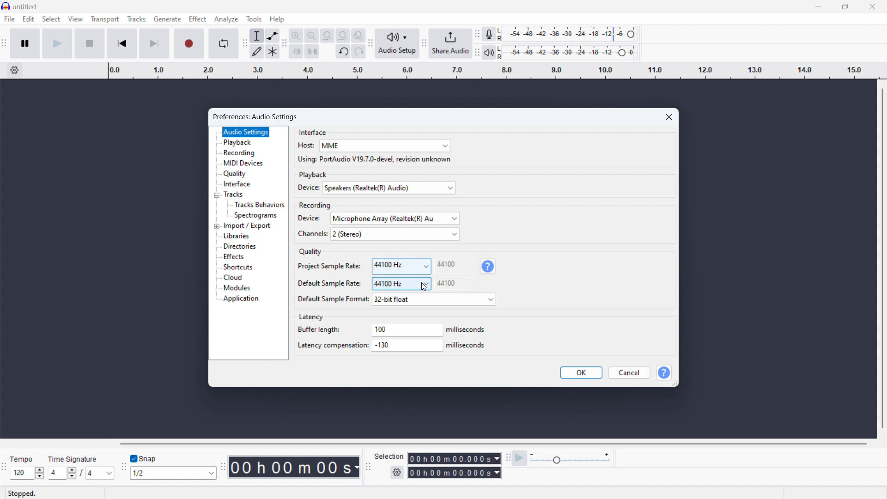  What do you see at coordinates (358, 51) in the screenshot?
I see `redo` at bounding box center [358, 51].